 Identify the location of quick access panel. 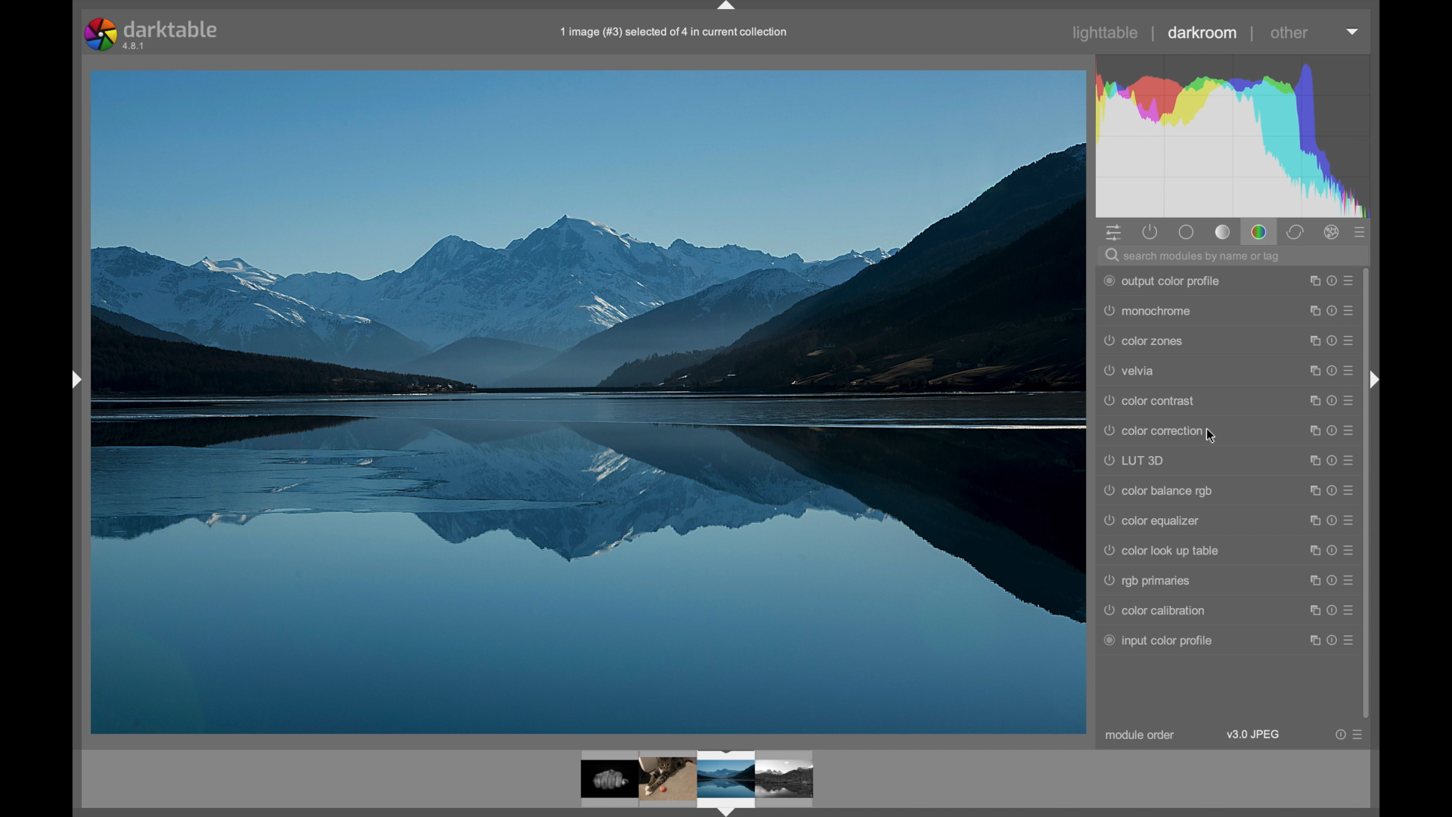
(1116, 234).